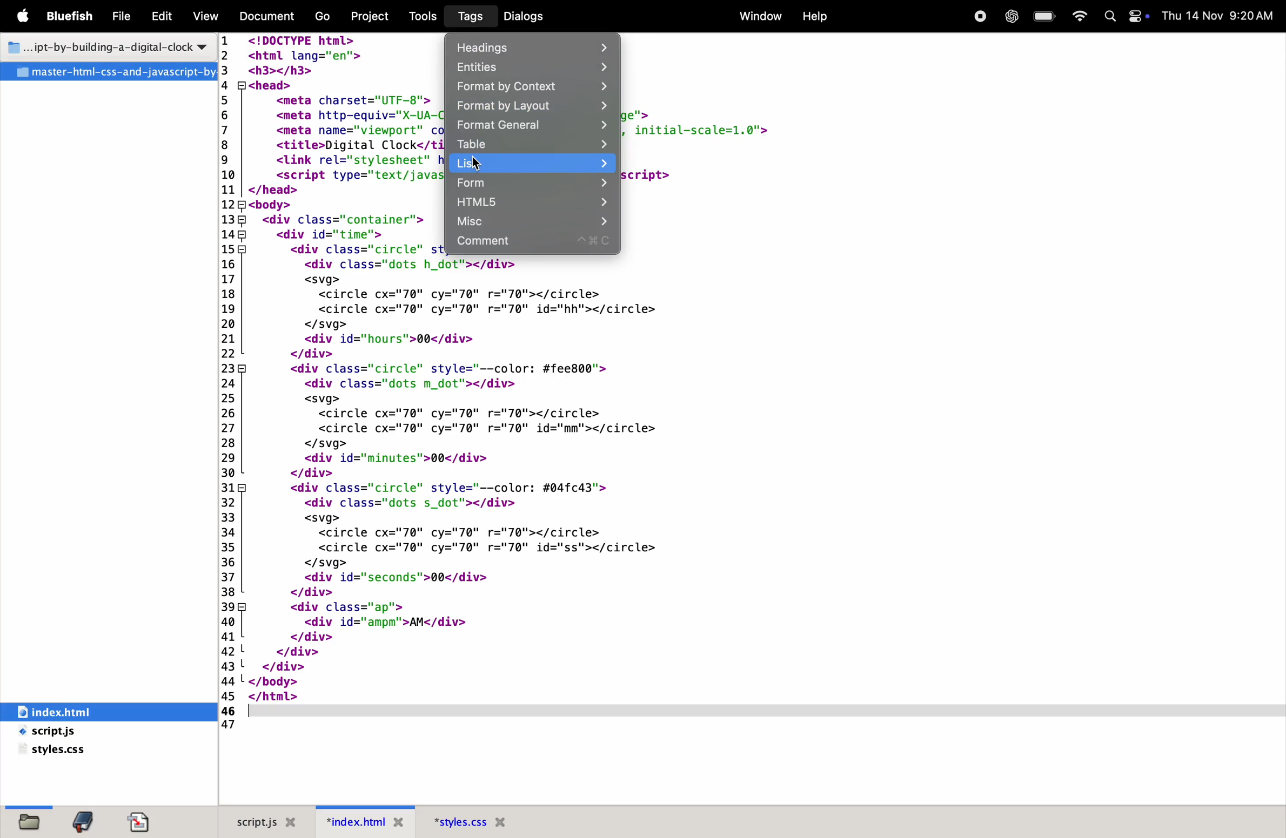  What do you see at coordinates (107, 45) in the screenshot?
I see `title` at bounding box center [107, 45].